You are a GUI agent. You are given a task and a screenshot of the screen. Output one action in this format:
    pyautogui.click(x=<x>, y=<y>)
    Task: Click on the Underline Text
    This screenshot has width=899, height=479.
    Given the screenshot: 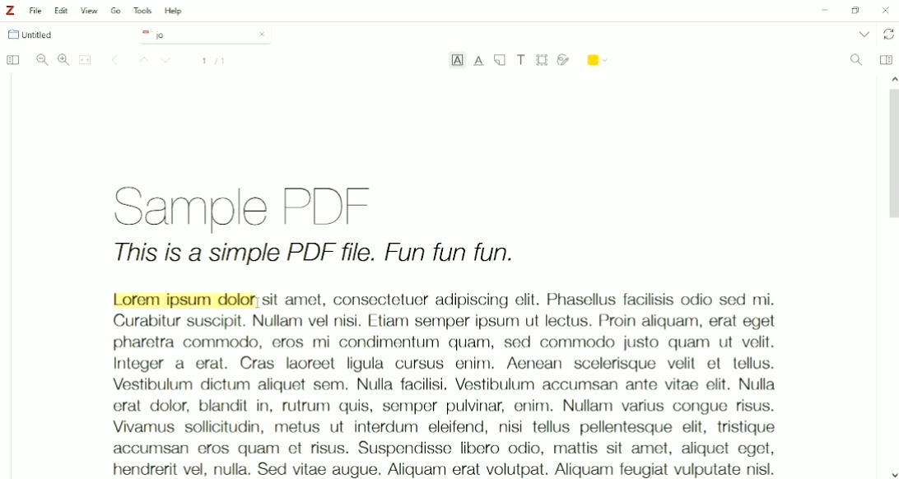 What is the action you would take?
    pyautogui.click(x=479, y=61)
    